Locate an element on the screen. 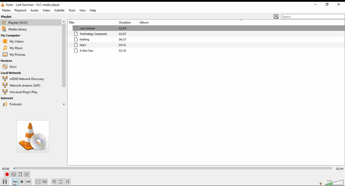 This screenshot has height=186, width=345. 04:41 is located at coordinates (123, 45).